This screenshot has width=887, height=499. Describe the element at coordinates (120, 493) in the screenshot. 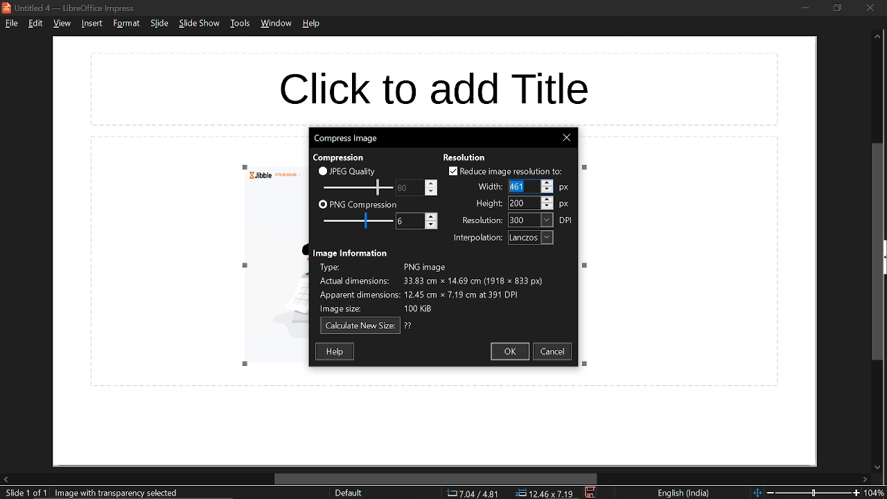

I see `selected image` at that location.